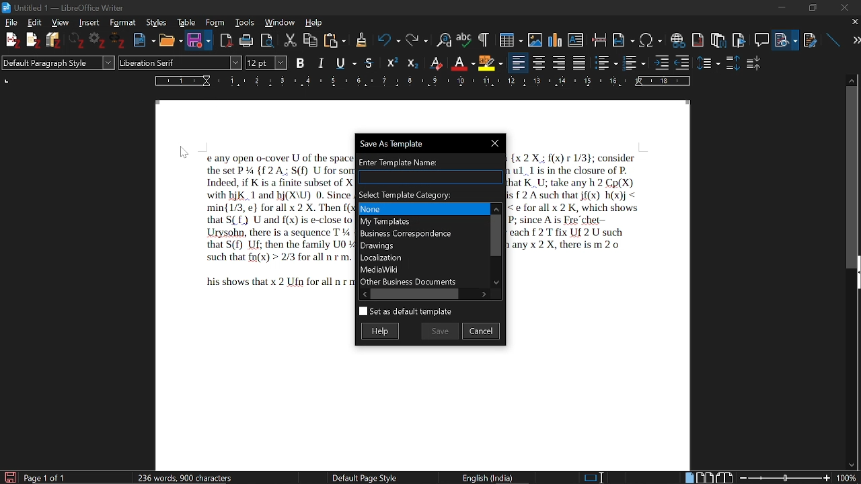 The height and width of the screenshot is (484, 861). Describe the element at coordinates (270, 39) in the screenshot. I see `Toggle print preview` at that location.